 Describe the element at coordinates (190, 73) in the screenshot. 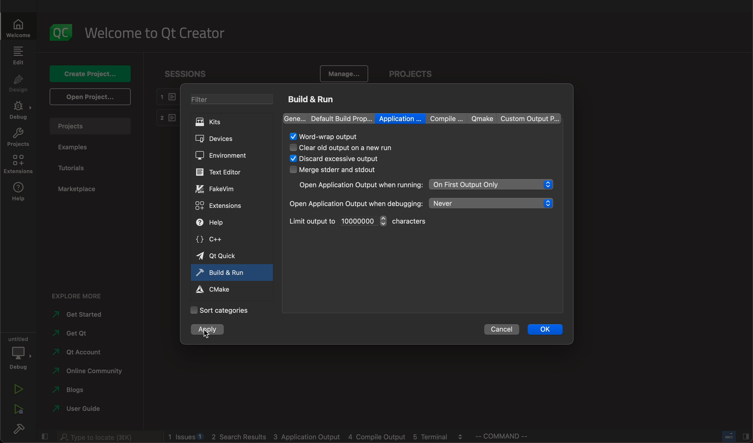

I see `sessions` at that location.